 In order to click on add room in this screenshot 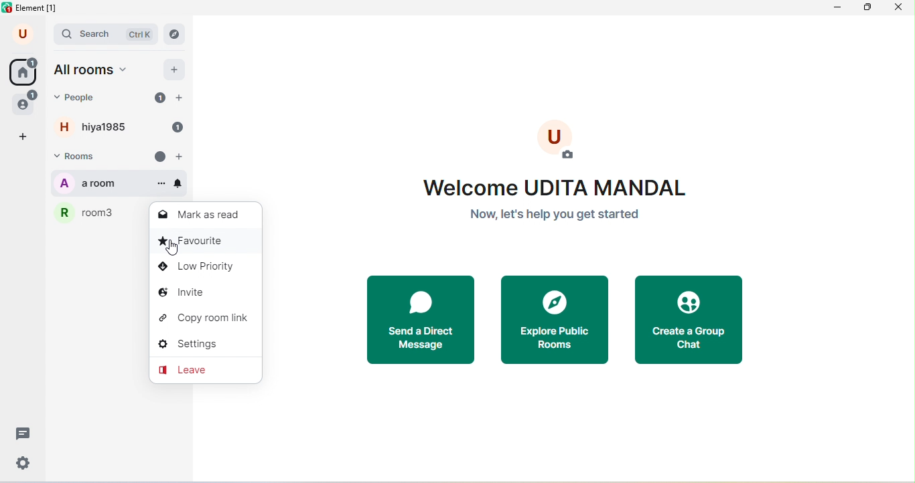, I will do `click(182, 157)`.